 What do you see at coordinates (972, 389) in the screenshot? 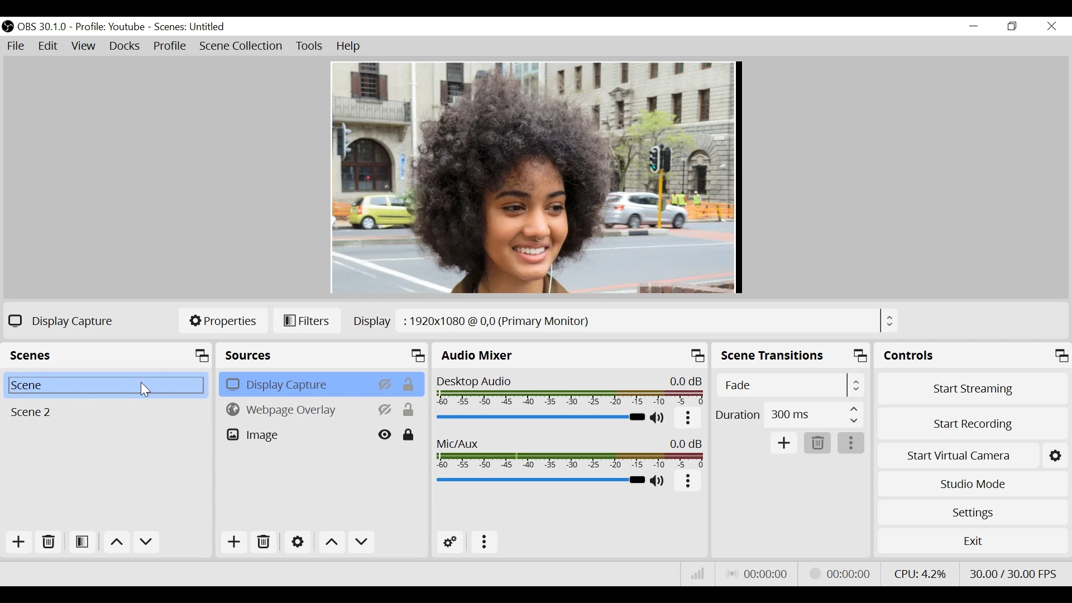
I see `Start Streaming` at bounding box center [972, 389].